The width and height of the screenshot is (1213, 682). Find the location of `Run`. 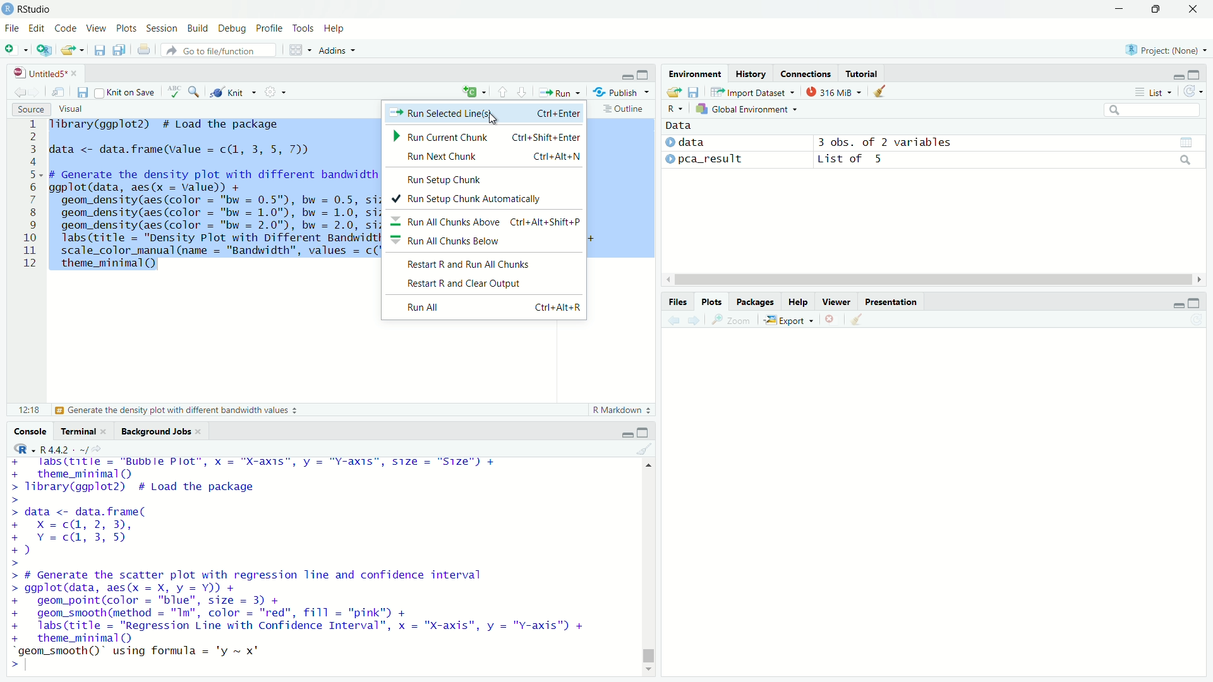

Run is located at coordinates (559, 92).